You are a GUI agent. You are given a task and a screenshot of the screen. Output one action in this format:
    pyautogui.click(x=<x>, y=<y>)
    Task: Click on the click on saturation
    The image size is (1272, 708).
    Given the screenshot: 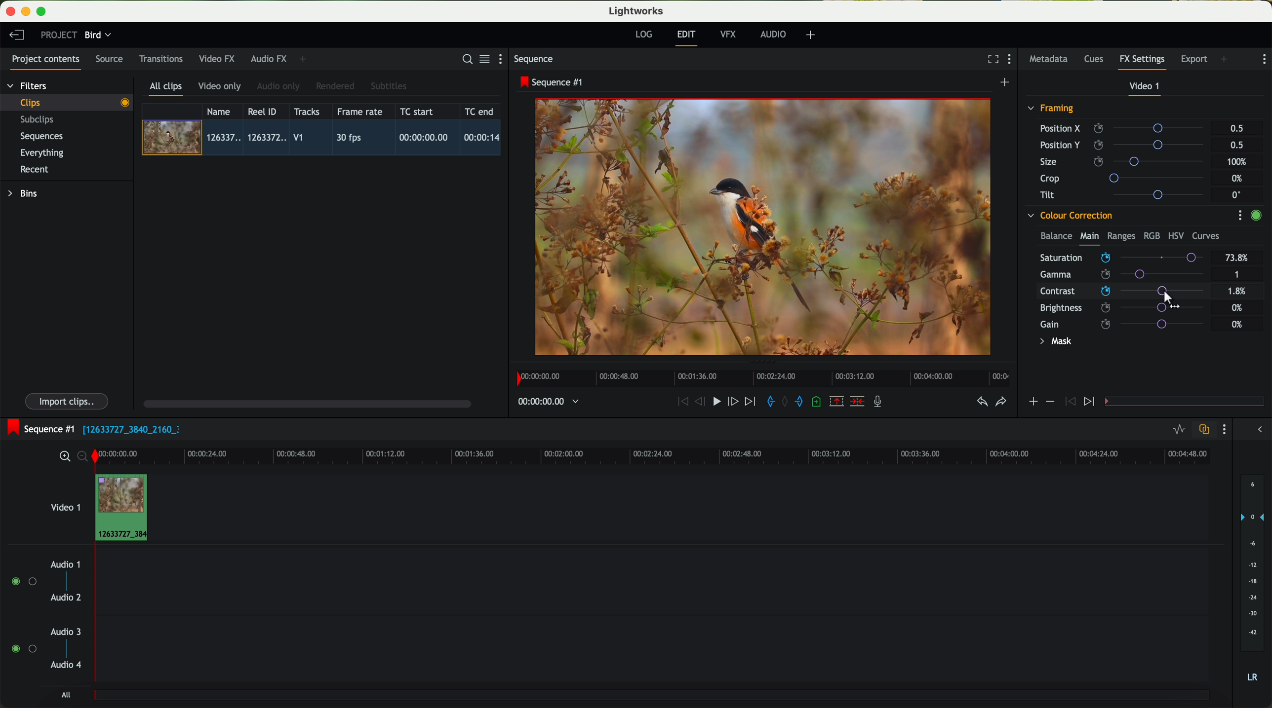 What is the action you would take?
    pyautogui.click(x=1117, y=276)
    